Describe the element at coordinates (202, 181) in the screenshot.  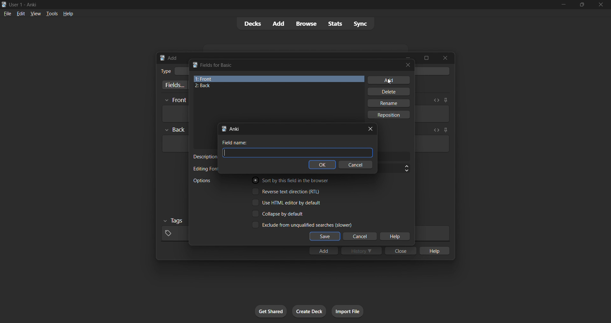
I see `Text` at that location.